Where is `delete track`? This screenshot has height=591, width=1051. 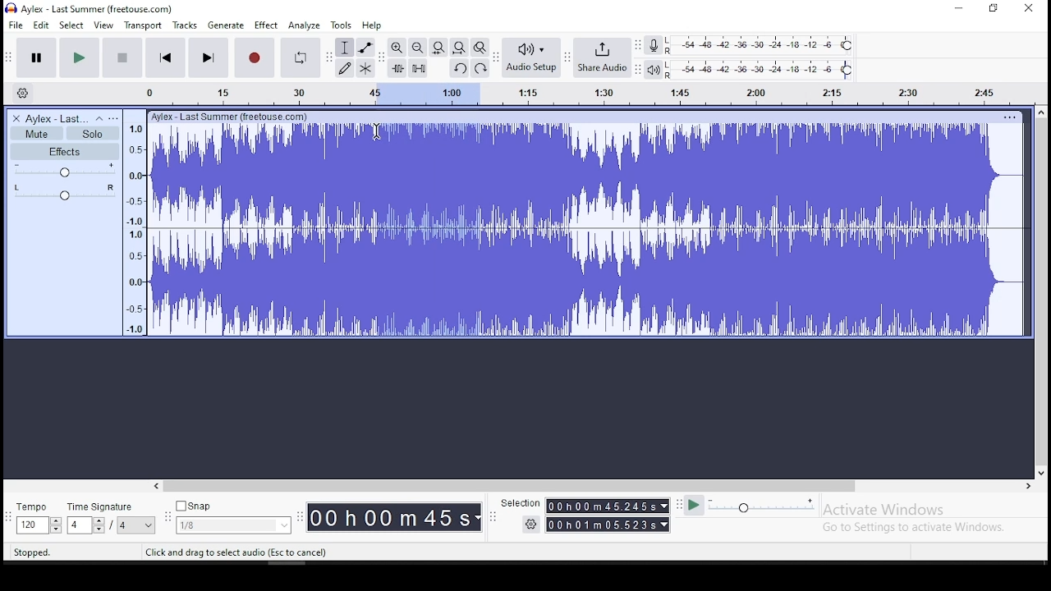 delete track is located at coordinates (16, 118).